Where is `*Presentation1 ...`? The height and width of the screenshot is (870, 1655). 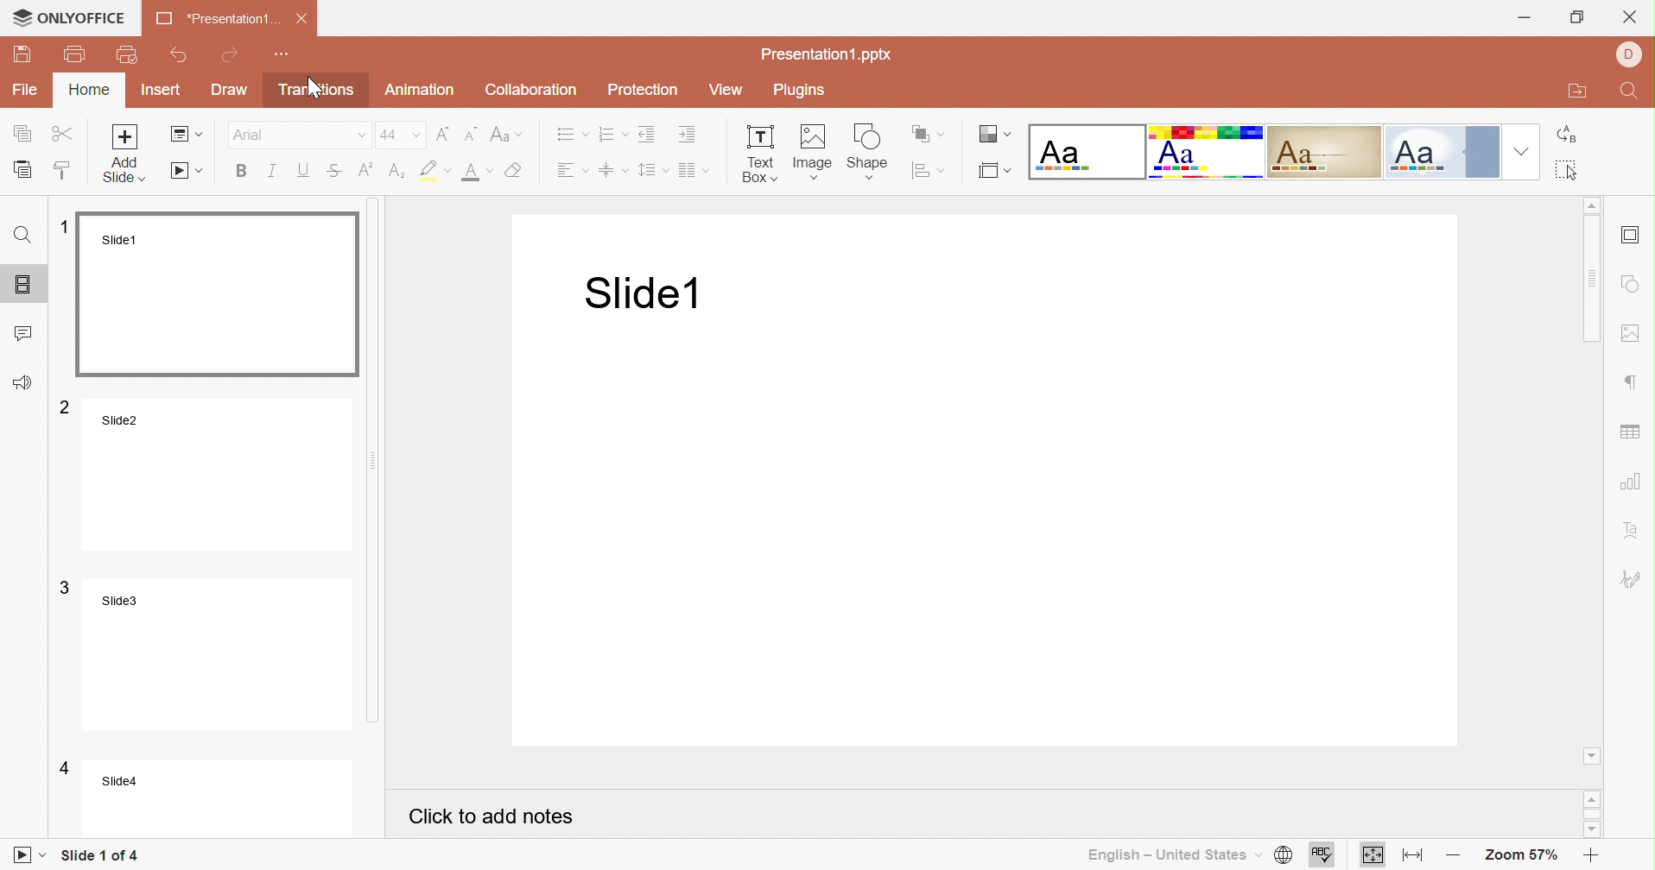 *Presentation1 ... is located at coordinates (215, 20).